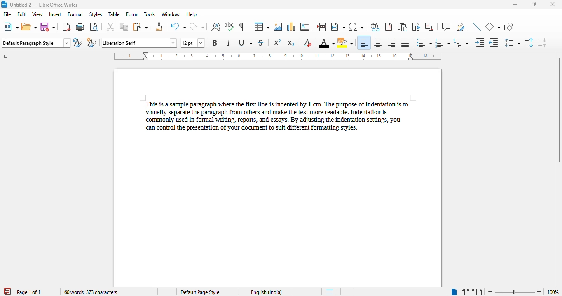 The height and width of the screenshot is (296, 562). What do you see at coordinates (49, 27) in the screenshot?
I see `save` at bounding box center [49, 27].